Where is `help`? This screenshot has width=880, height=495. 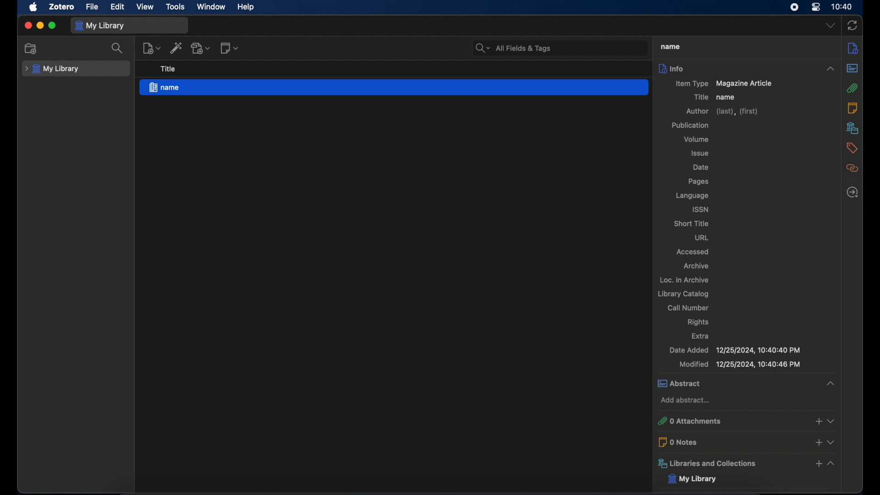
help is located at coordinates (246, 7).